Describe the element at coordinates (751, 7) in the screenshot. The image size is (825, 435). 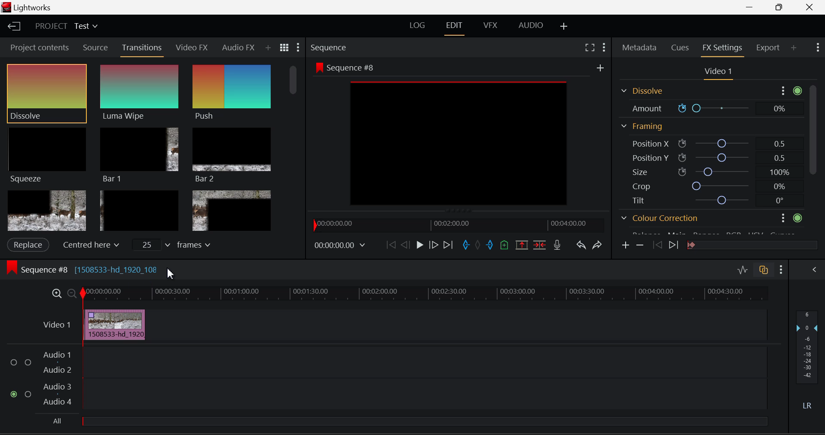
I see `Restore Down` at that location.